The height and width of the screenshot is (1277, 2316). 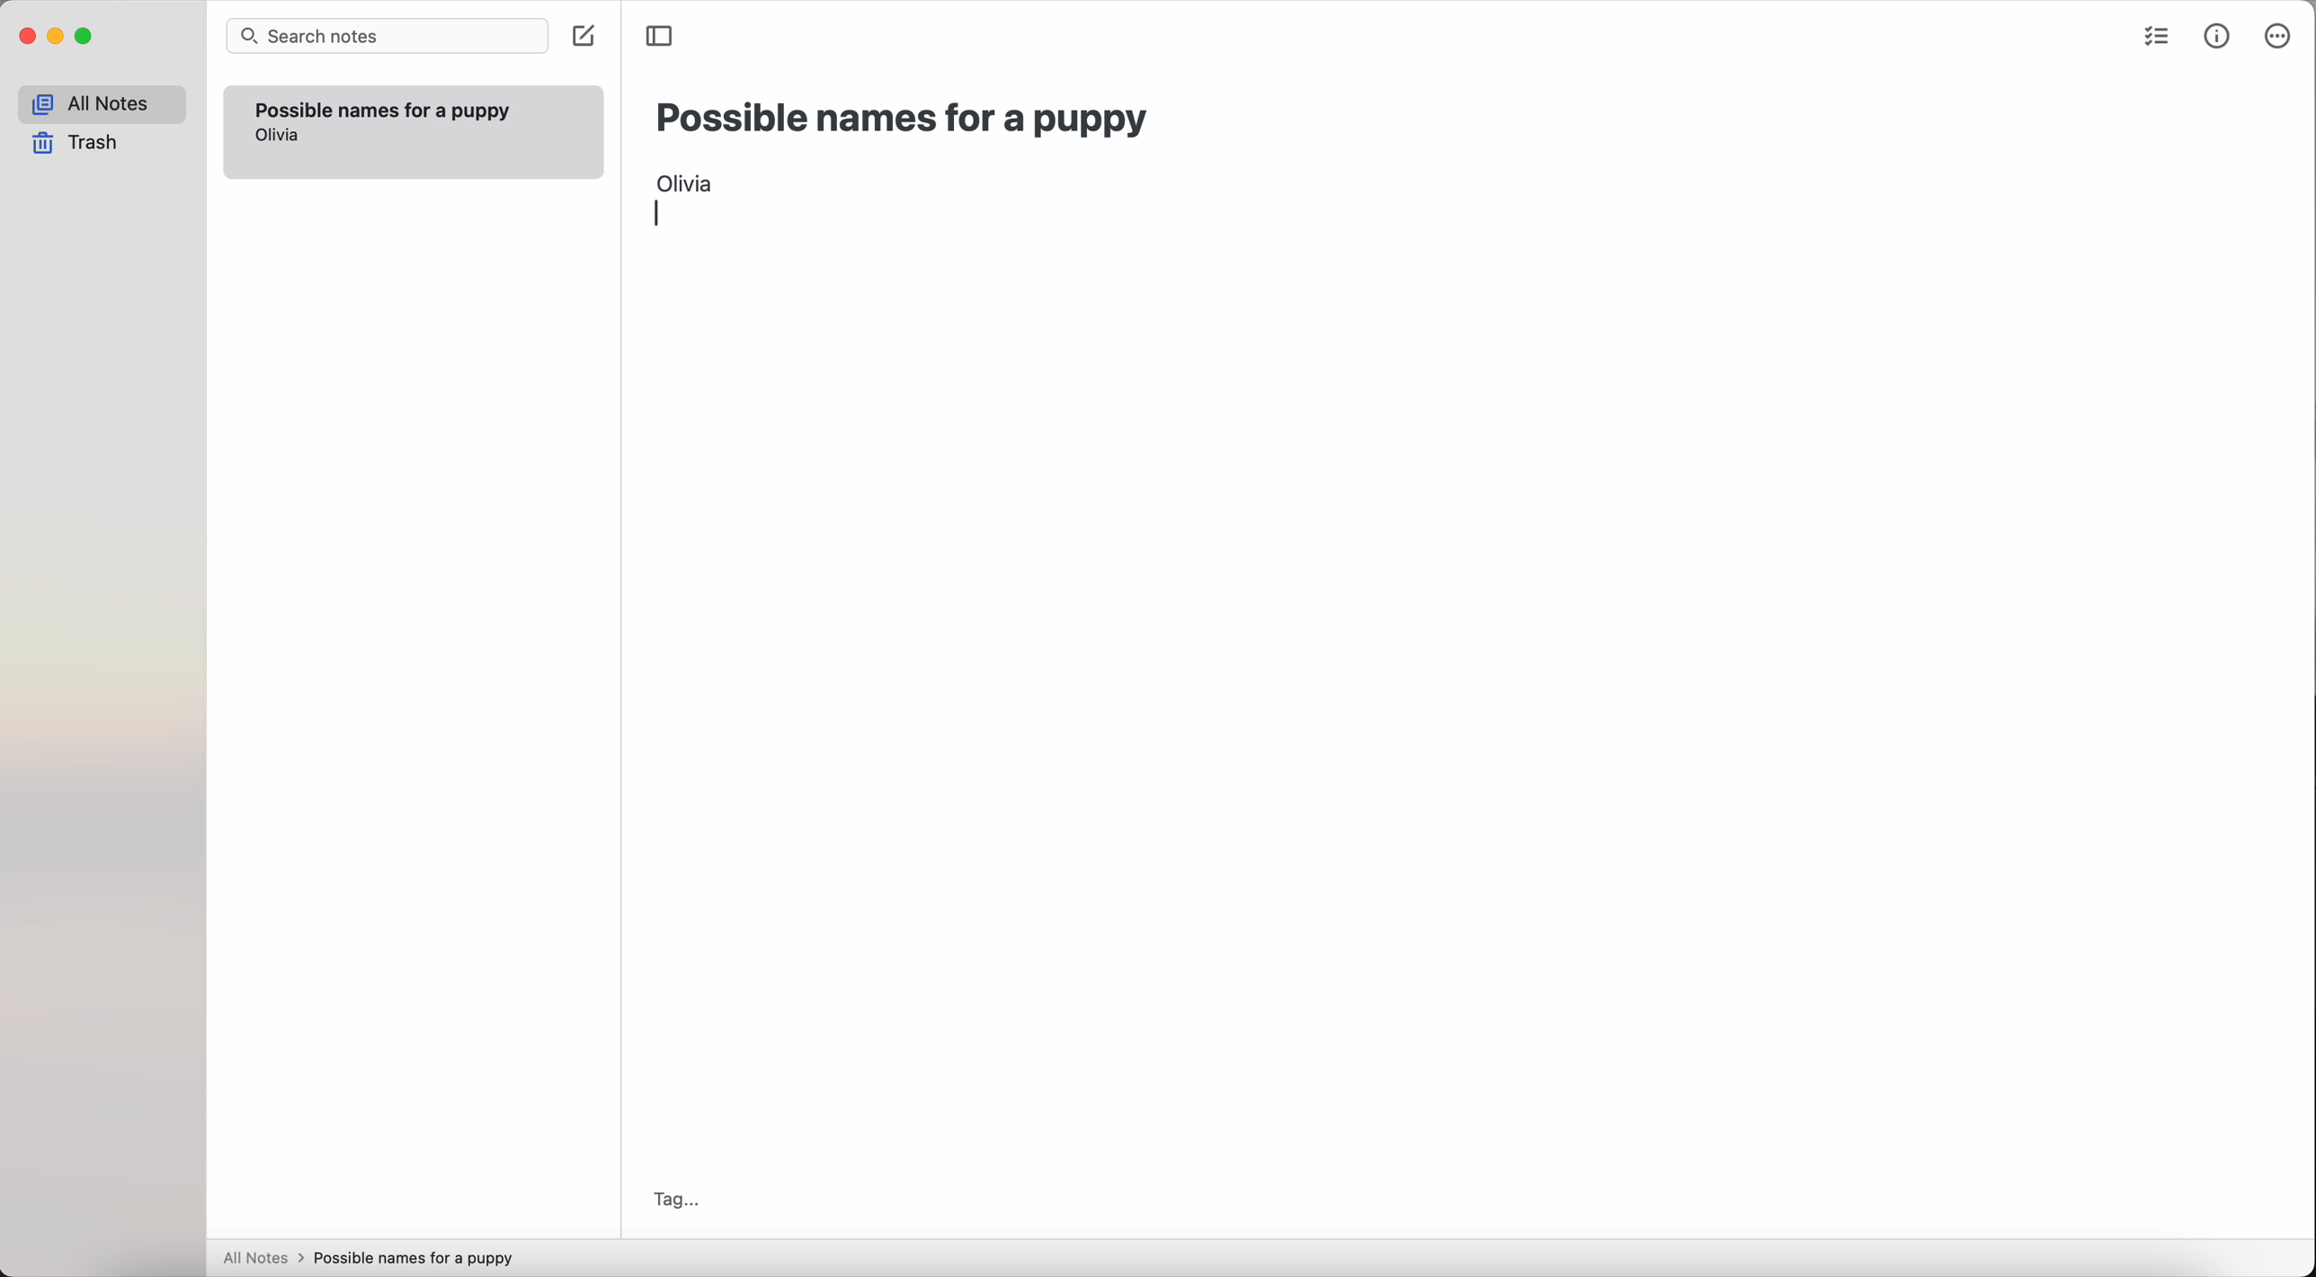 I want to click on search bar, so click(x=387, y=38).